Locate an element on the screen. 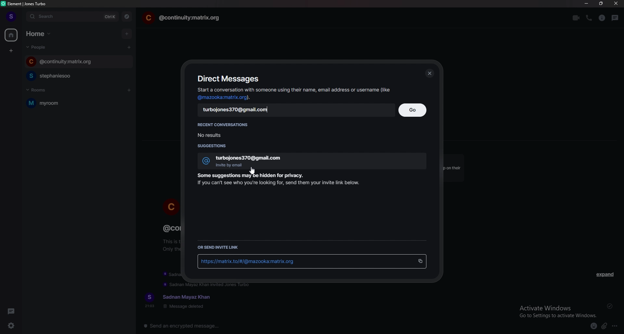  resize is located at coordinates (602, 4).